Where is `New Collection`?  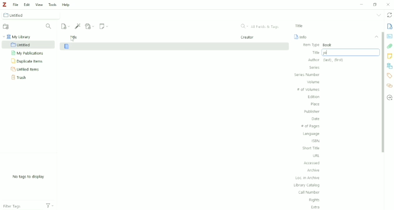 New Collection is located at coordinates (6, 27).